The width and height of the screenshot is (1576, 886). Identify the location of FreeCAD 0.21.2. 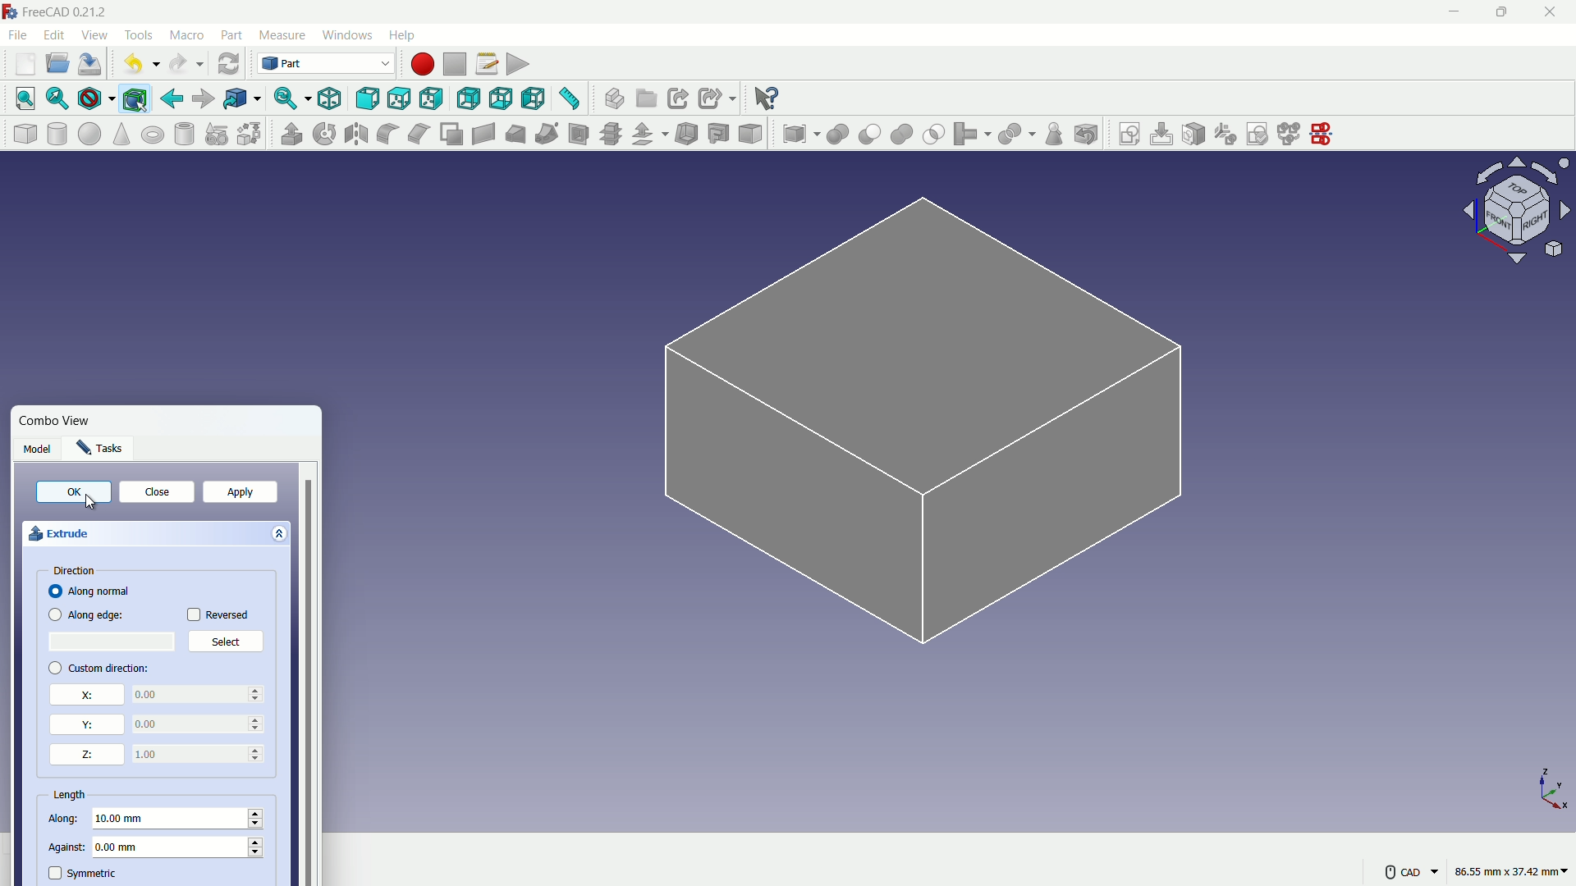
(68, 11).